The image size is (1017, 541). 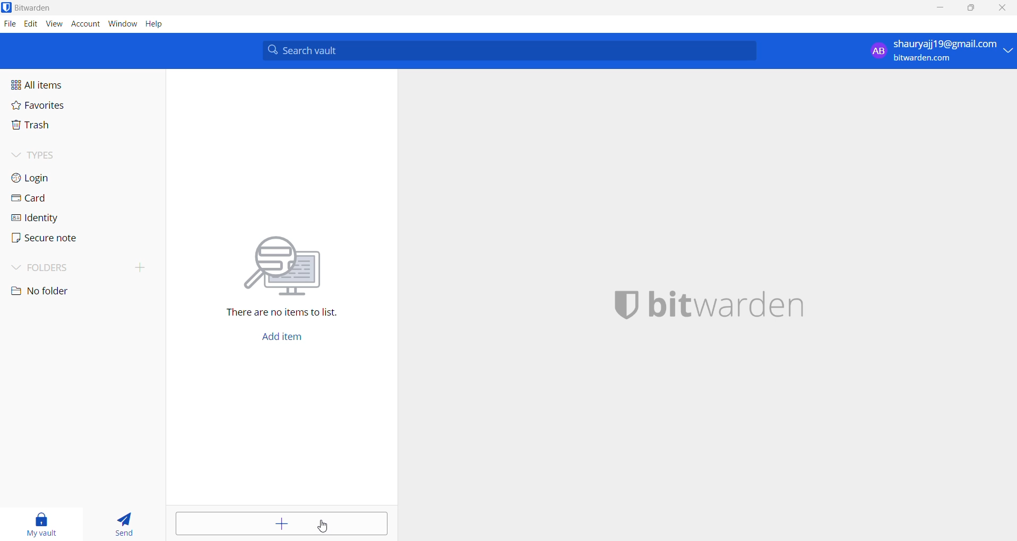 What do you see at coordinates (713, 306) in the screenshot?
I see `application name and logo` at bounding box center [713, 306].